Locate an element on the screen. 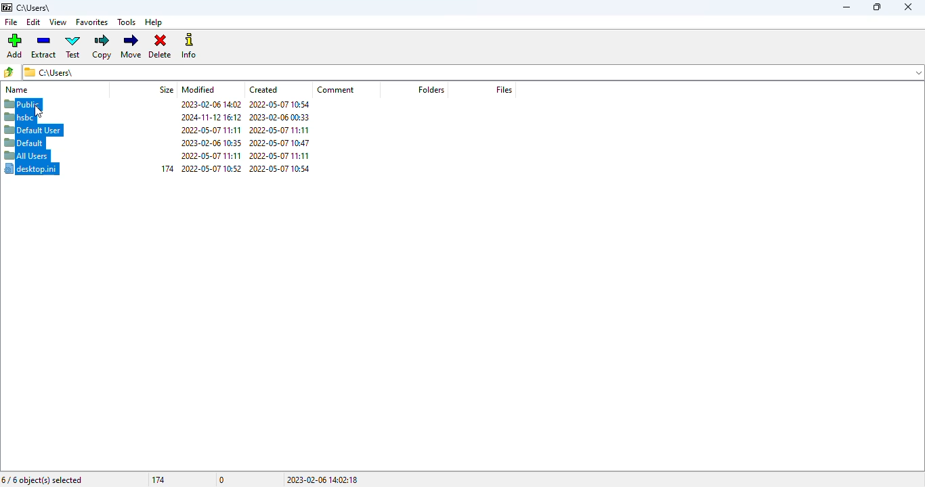  name is located at coordinates (16, 89).